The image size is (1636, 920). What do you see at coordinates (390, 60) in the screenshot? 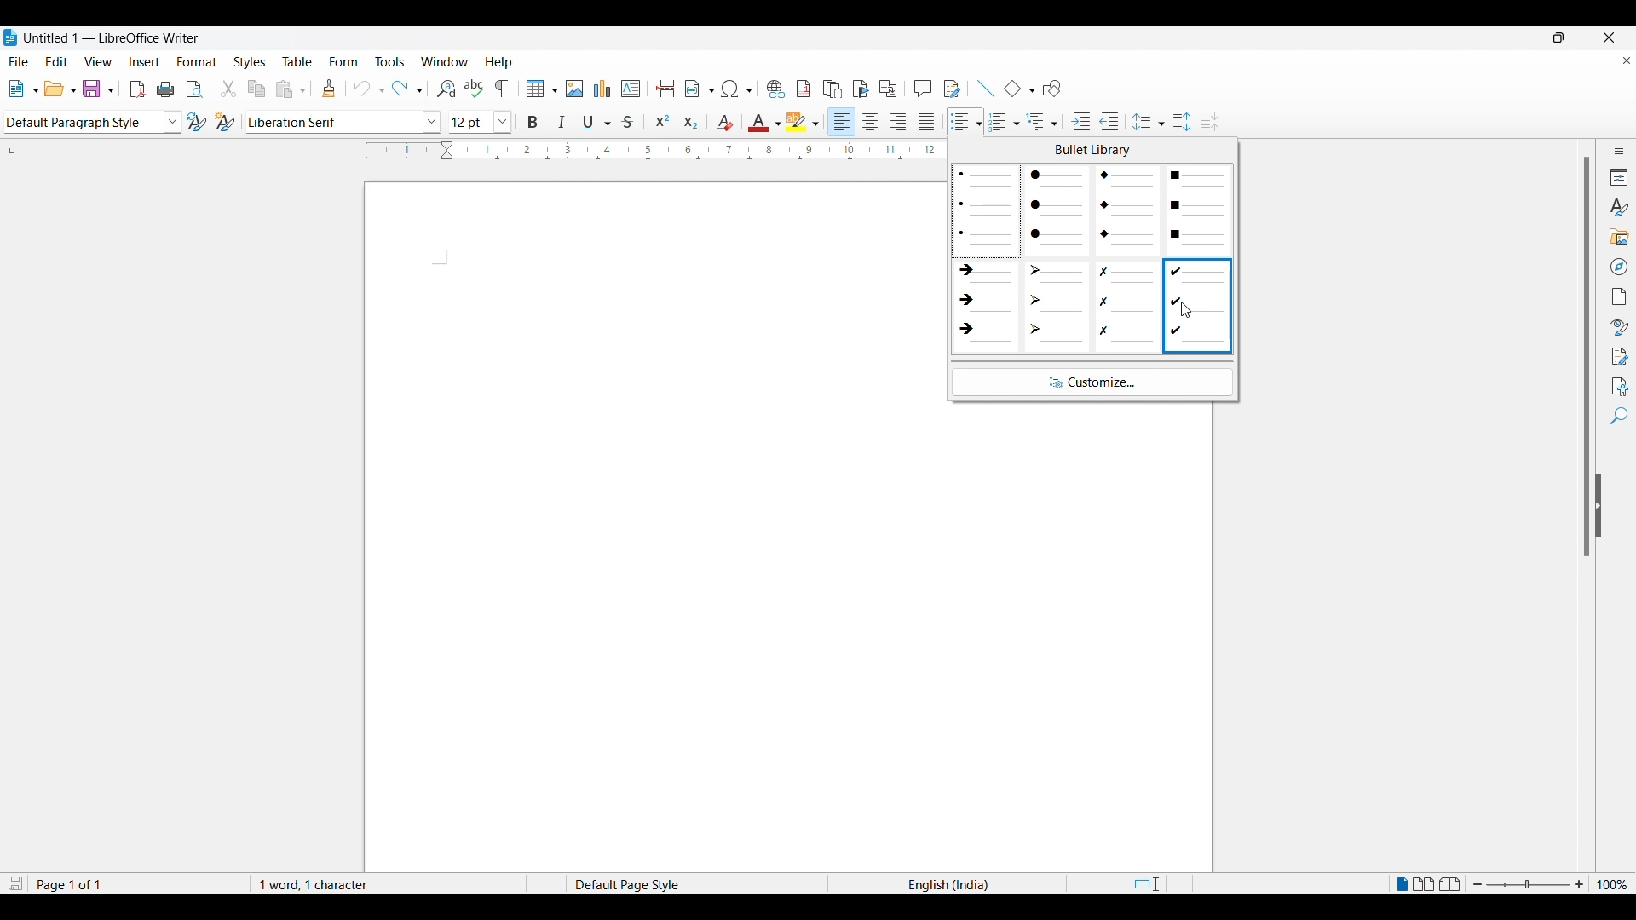
I see `Tools` at bounding box center [390, 60].